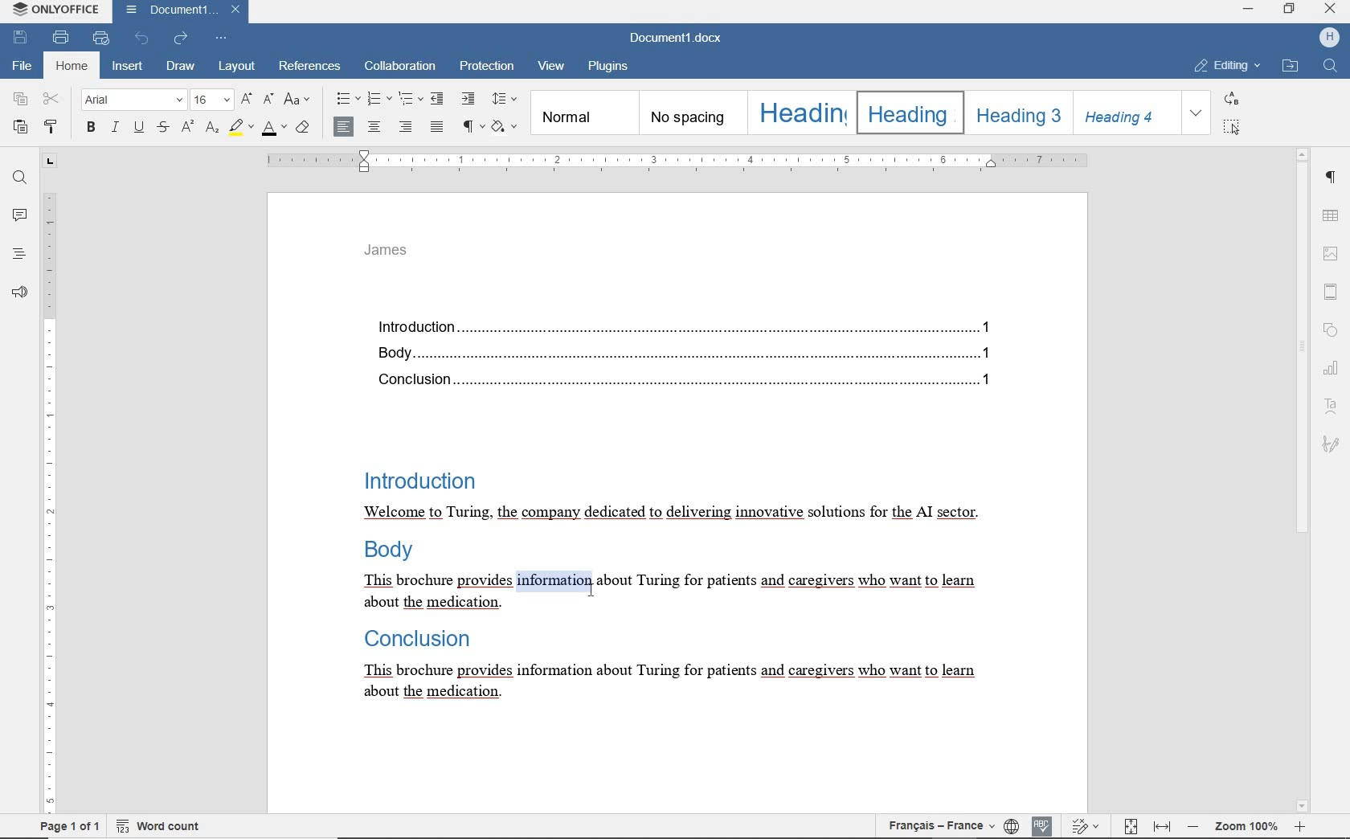 This screenshot has height=839, width=1350. Describe the element at coordinates (70, 67) in the screenshot. I see `HOME` at that location.